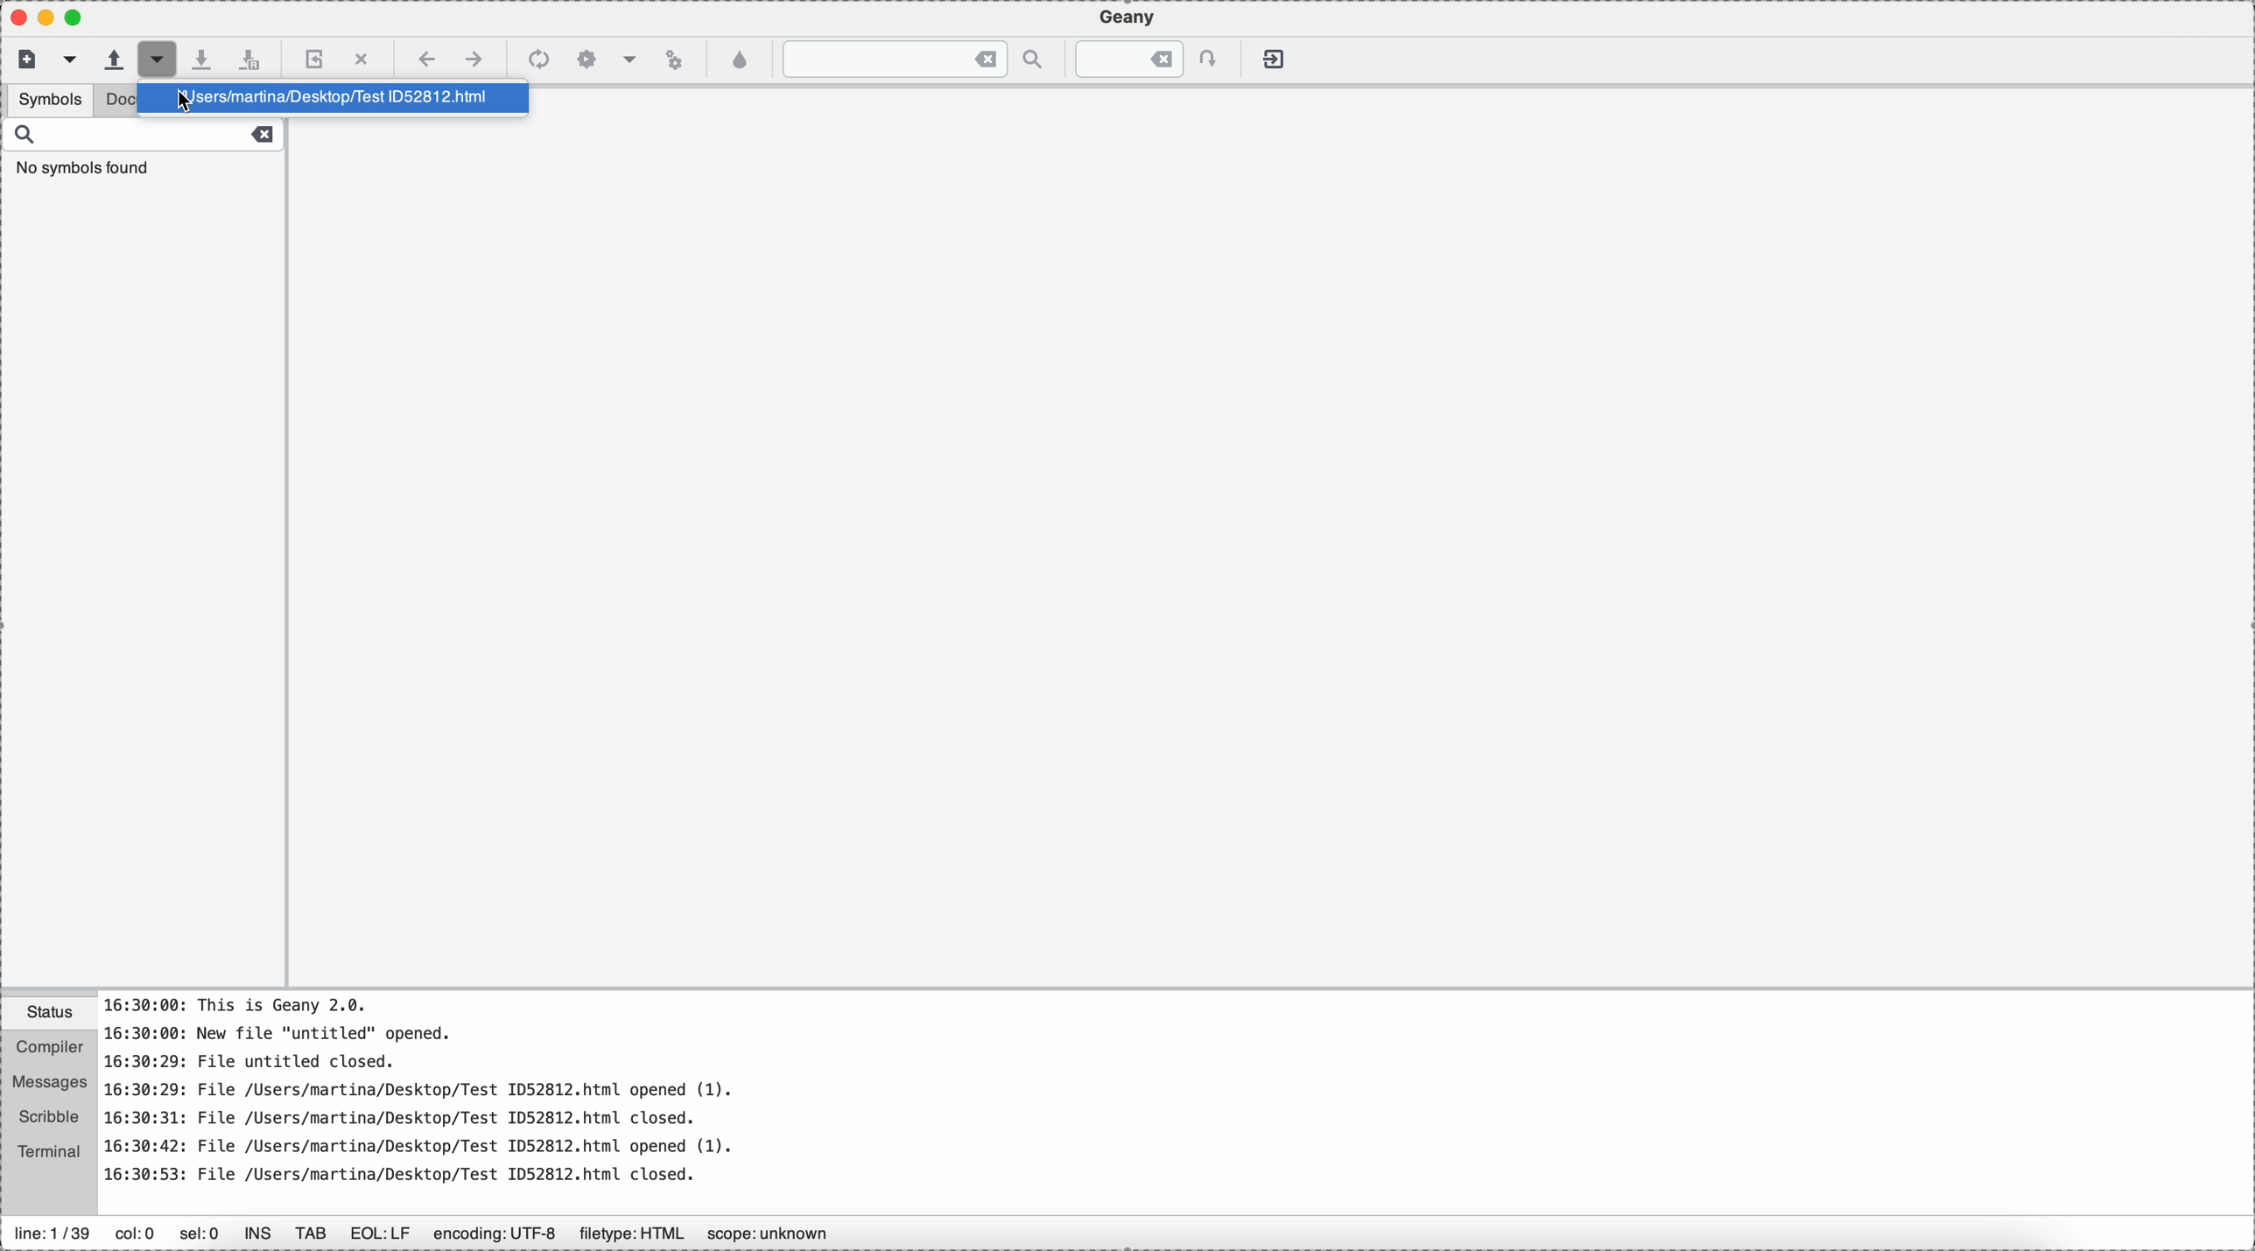 The height and width of the screenshot is (1251, 2255). Describe the element at coordinates (143, 586) in the screenshot. I see `sidebar` at that location.